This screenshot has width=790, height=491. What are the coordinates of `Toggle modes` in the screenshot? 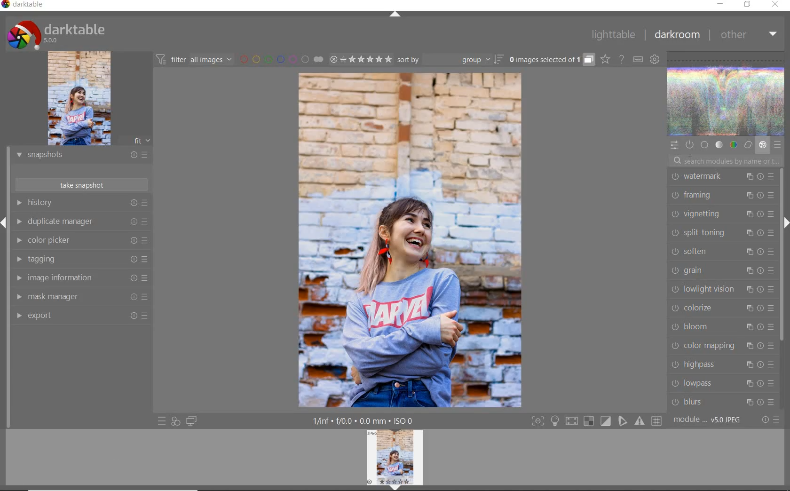 It's located at (596, 421).